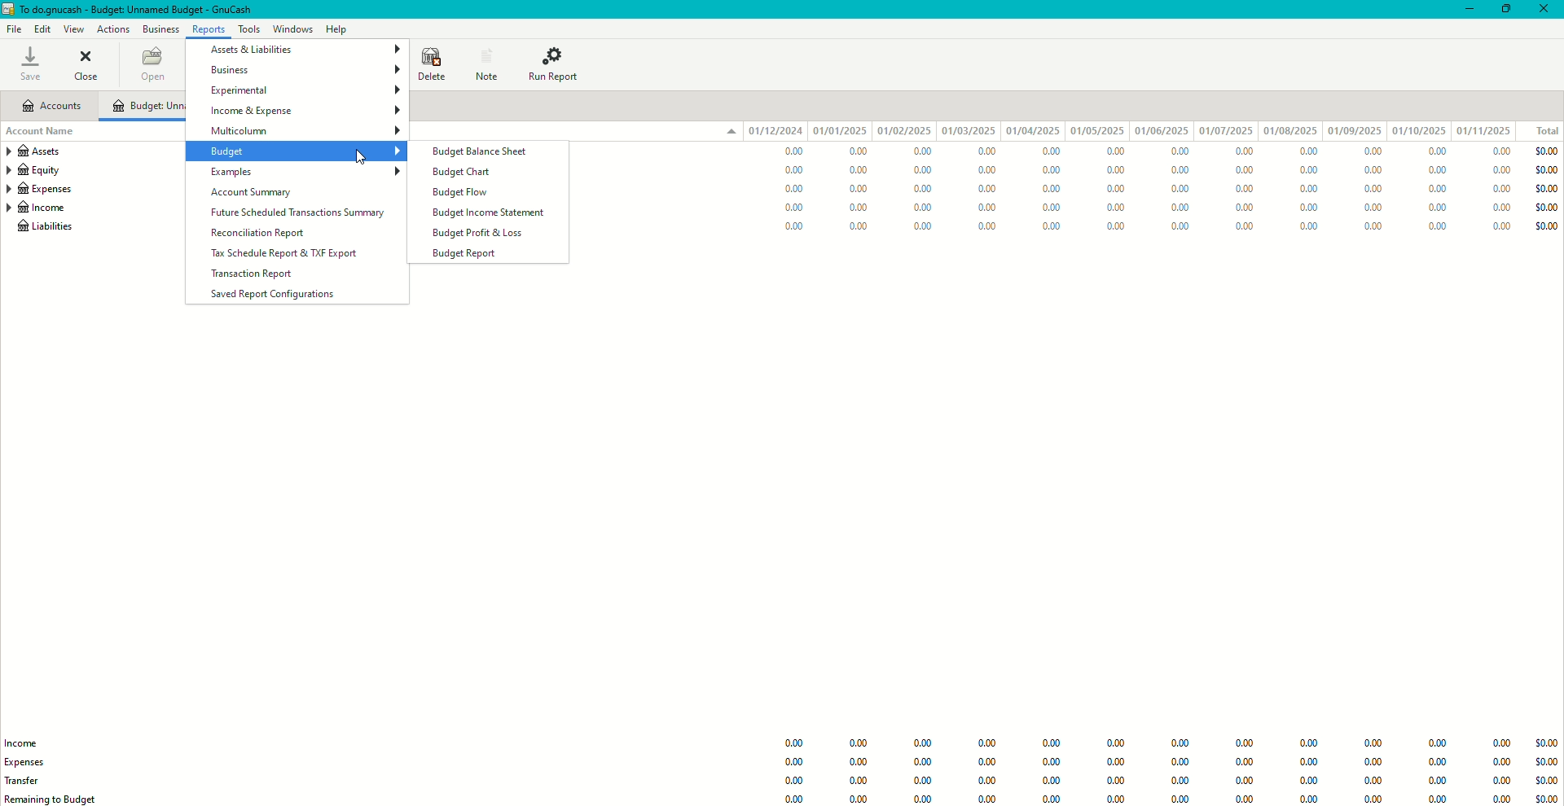  What do you see at coordinates (1291, 132) in the screenshot?
I see `01/08/2025` at bounding box center [1291, 132].